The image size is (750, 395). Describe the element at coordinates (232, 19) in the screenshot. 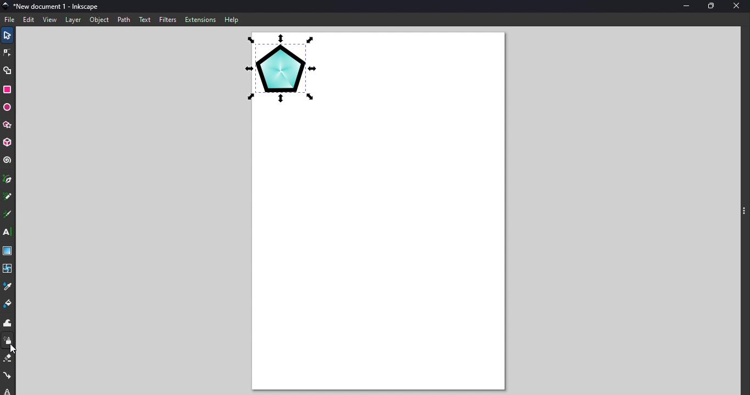

I see `Help` at that location.